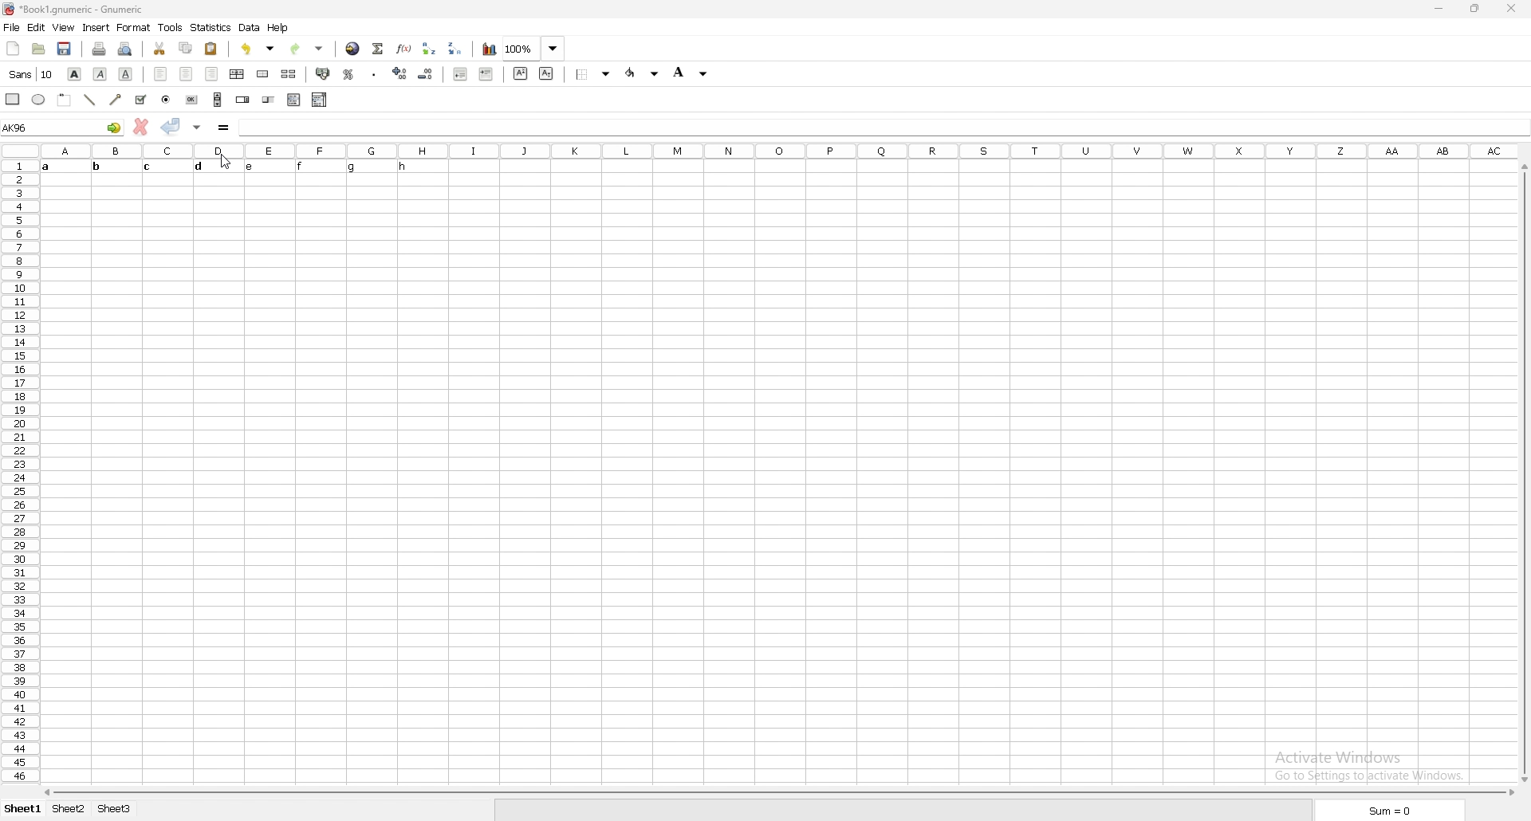 Image resolution: width=1531 pixels, height=821 pixels. I want to click on data, so click(250, 27).